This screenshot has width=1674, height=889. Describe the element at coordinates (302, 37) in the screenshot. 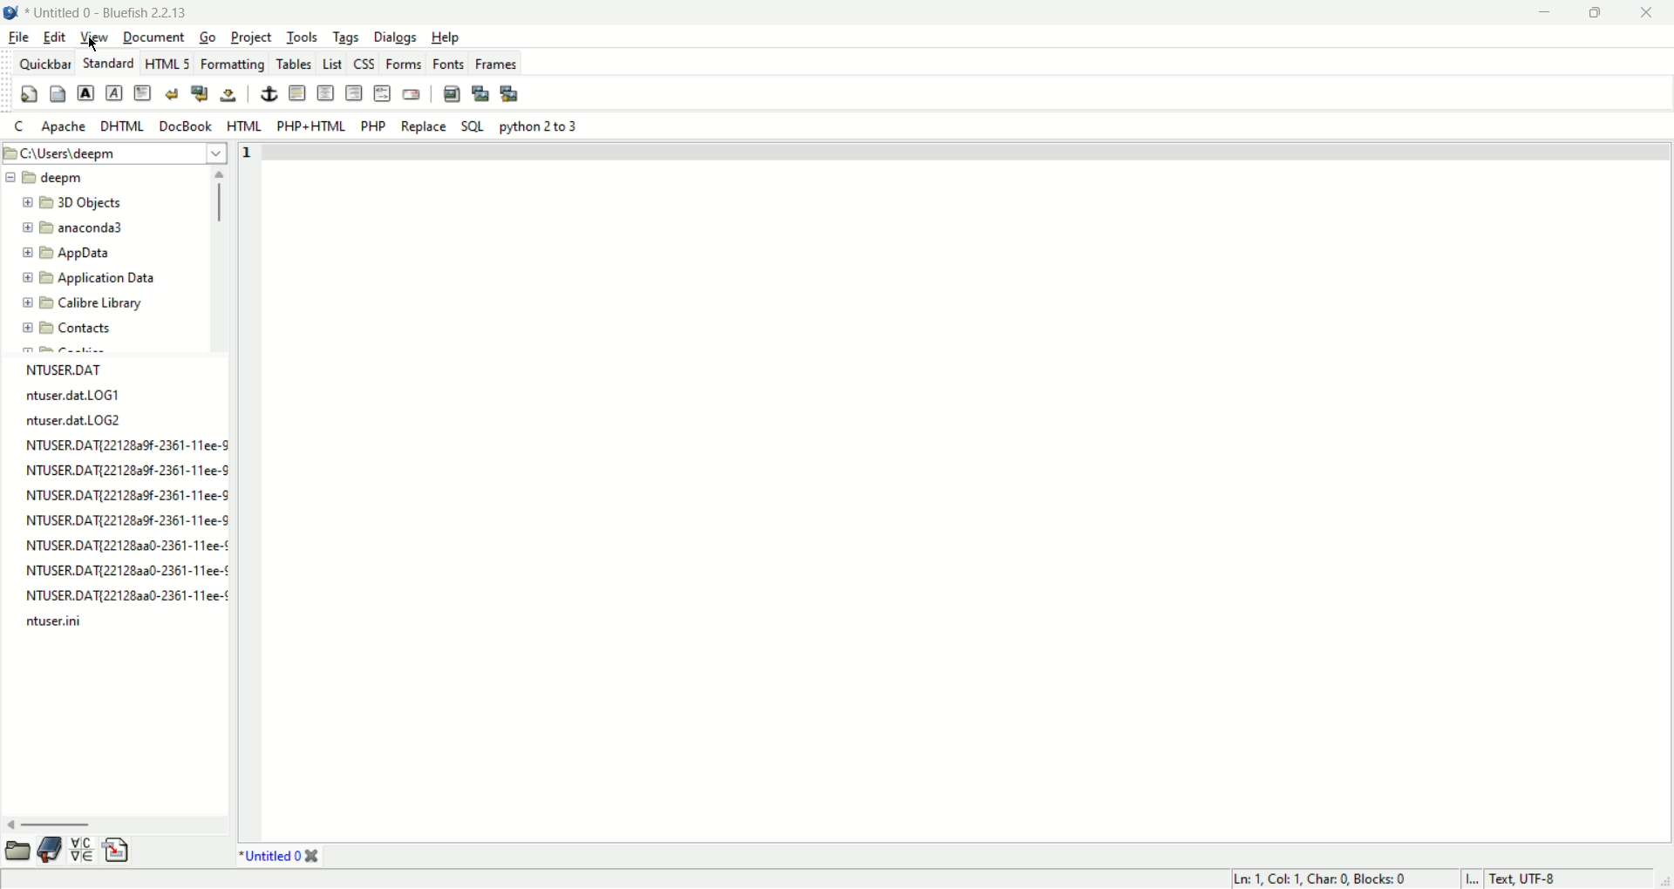

I see `tools` at that location.